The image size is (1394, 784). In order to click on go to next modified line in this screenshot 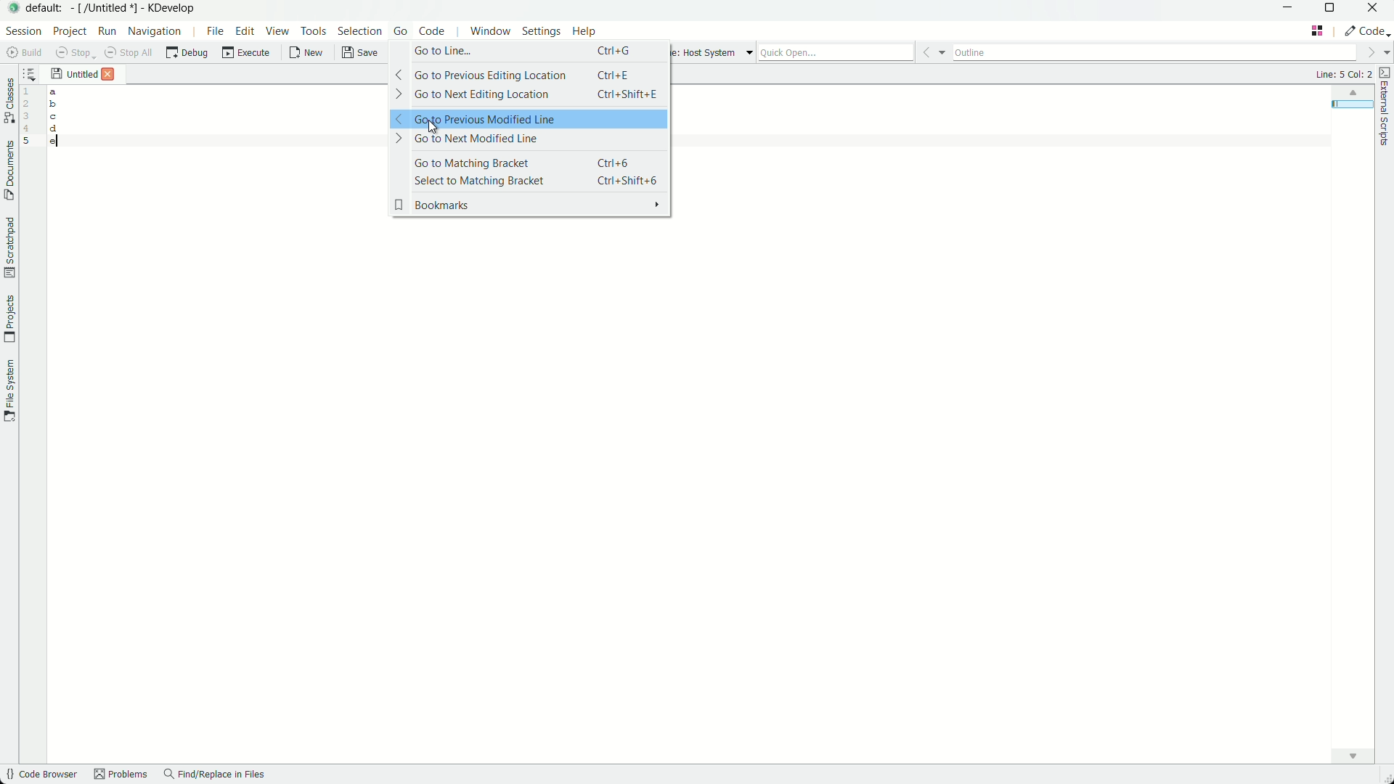, I will do `click(526, 139)`.